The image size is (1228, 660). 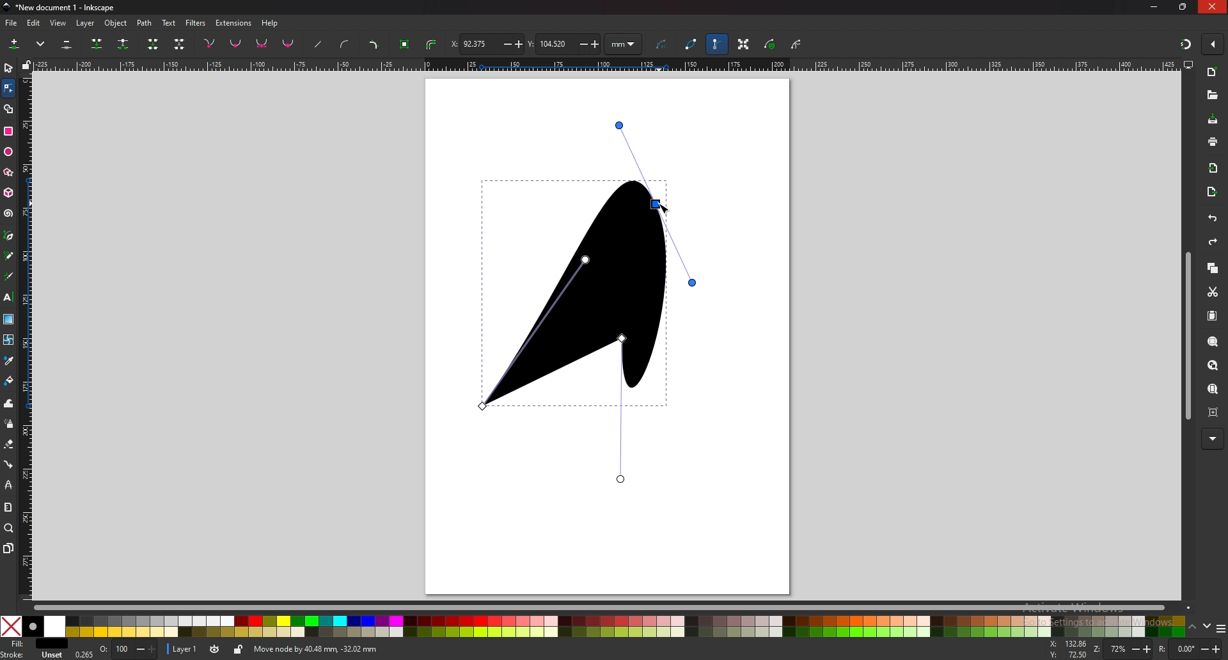 What do you see at coordinates (1213, 316) in the screenshot?
I see `paste` at bounding box center [1213, 316].